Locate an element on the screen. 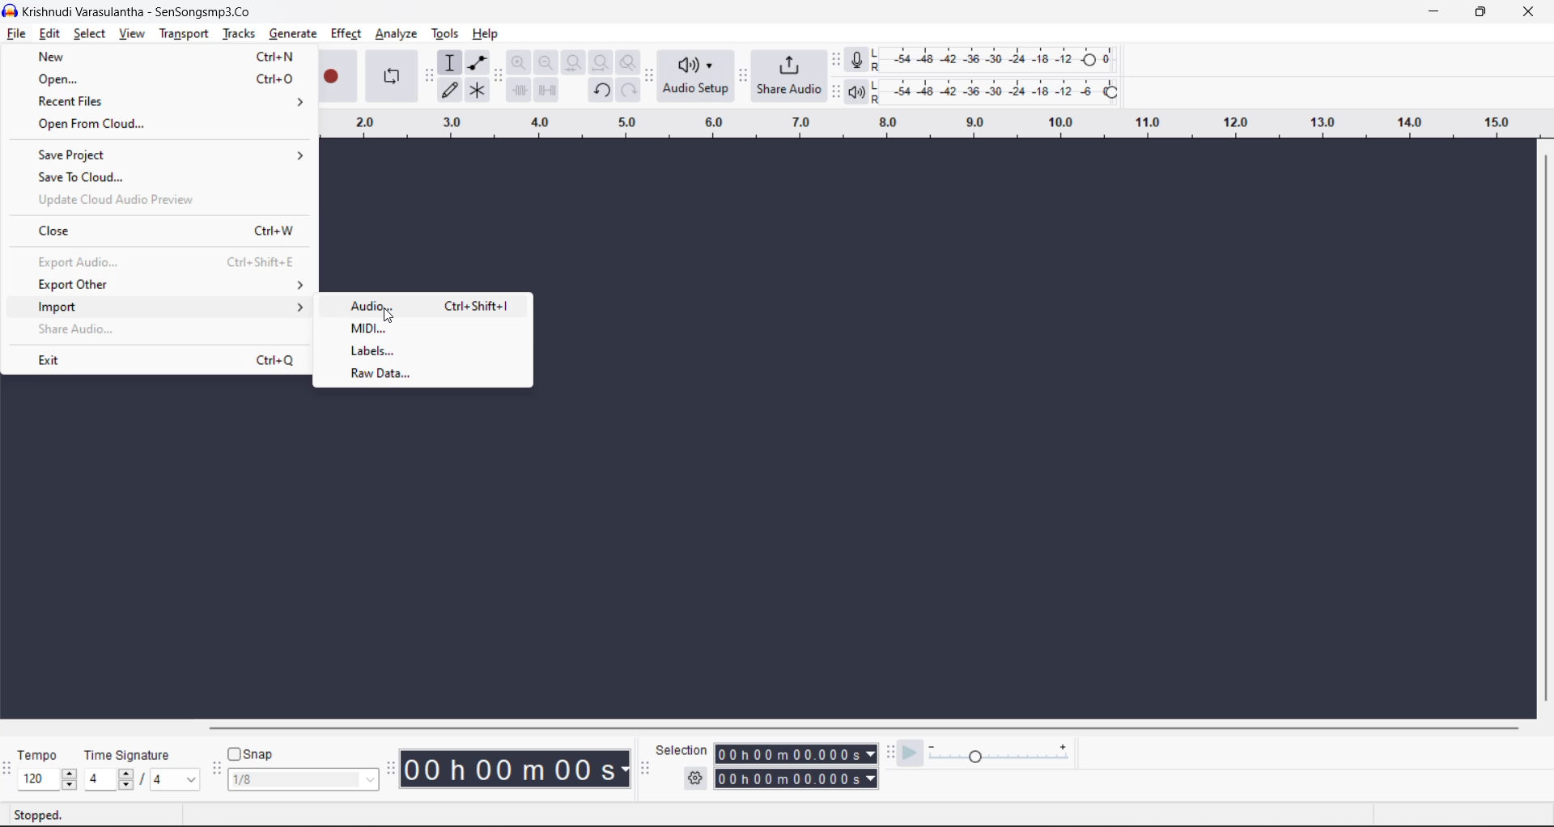 This screenshot has width=1554, height=827. redo is located at coordinates (628, 90).